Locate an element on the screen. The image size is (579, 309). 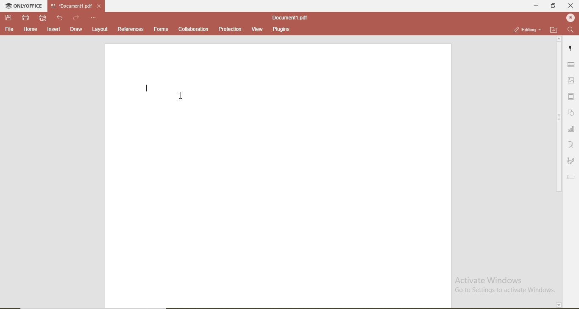
protection is located at coordinates (231, 29).